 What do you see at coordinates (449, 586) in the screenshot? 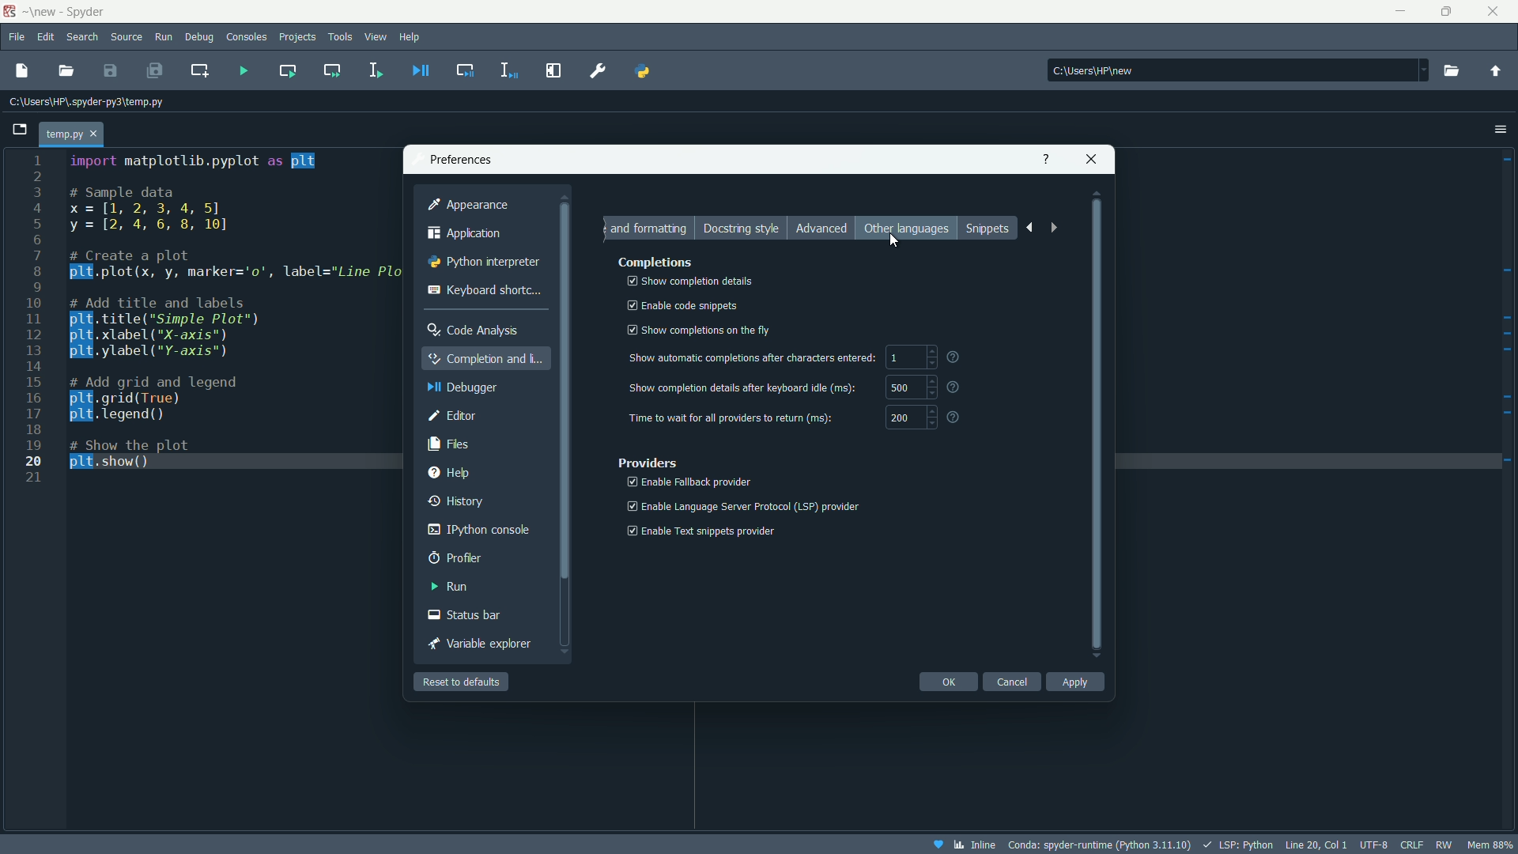
I see `run` at bounding box center [449, 586].